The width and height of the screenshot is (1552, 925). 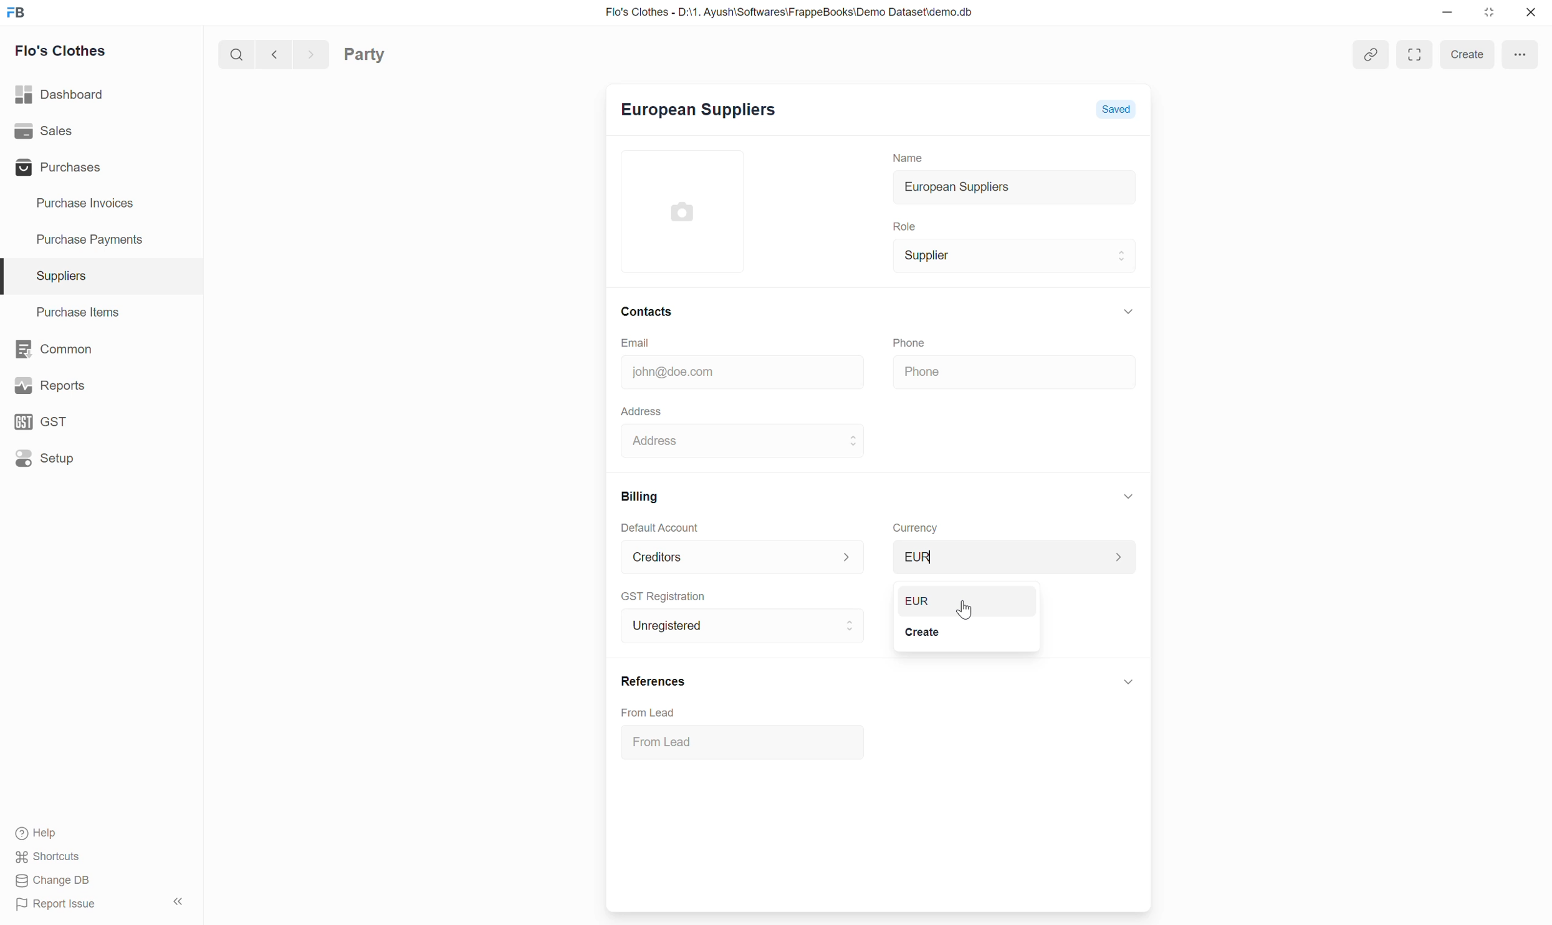 I want to click on create, so click(x=1463, y=54).